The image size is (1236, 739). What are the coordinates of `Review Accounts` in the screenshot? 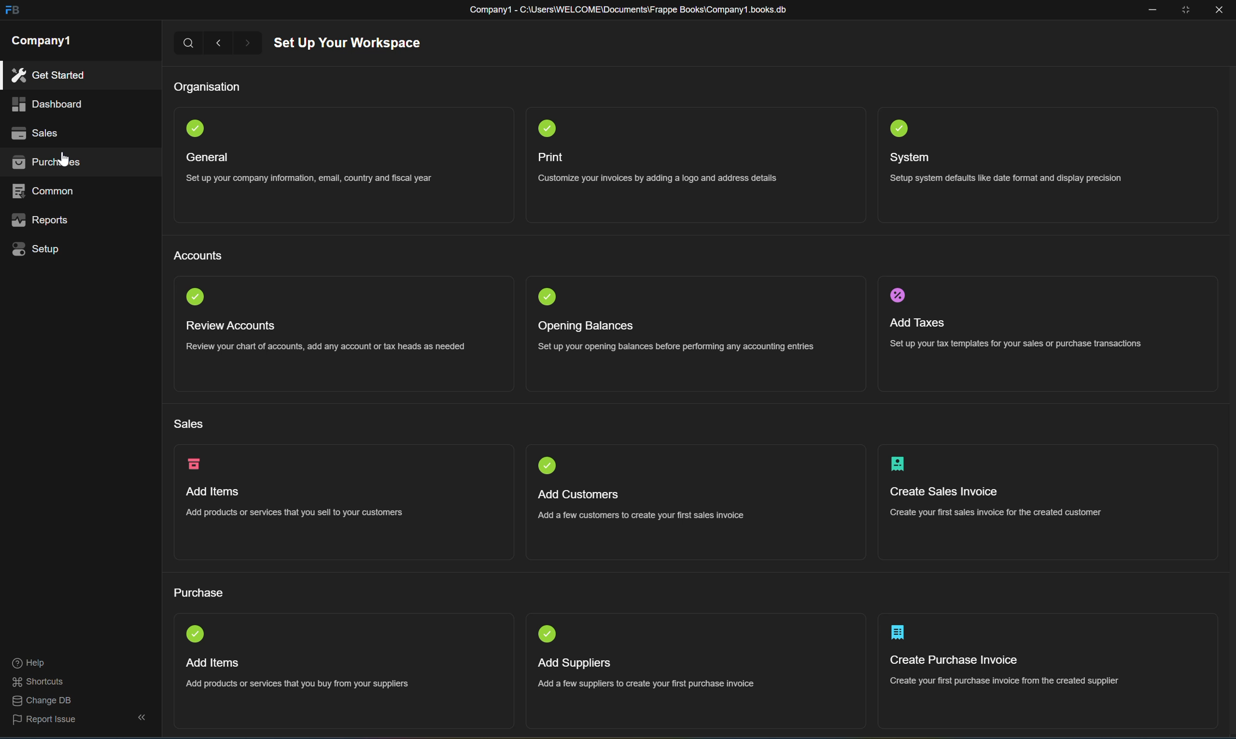 It's located at (229, 326).